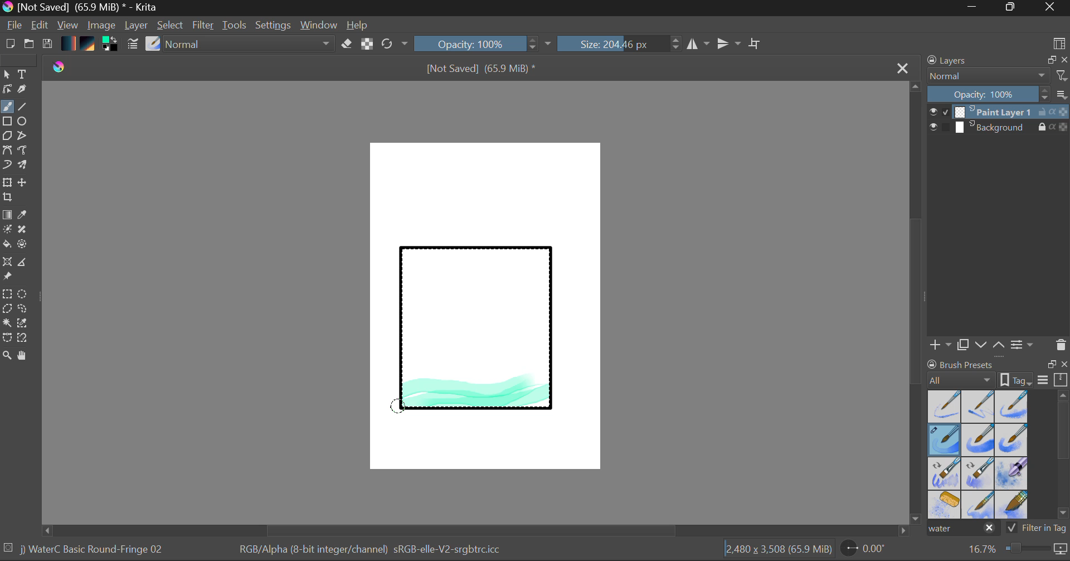  I want to click on Brush Selected, so click(94, 550).